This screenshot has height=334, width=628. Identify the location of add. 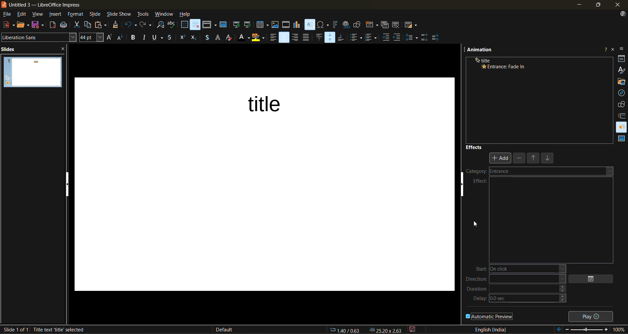
(501, 158).